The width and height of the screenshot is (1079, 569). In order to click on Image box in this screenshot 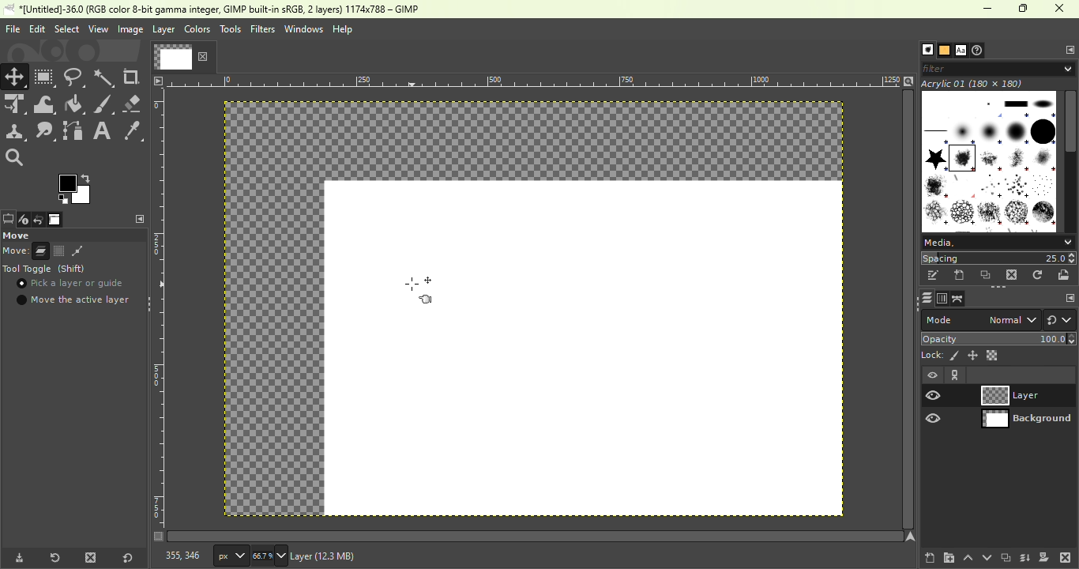, I will do `click(989, 157)`.